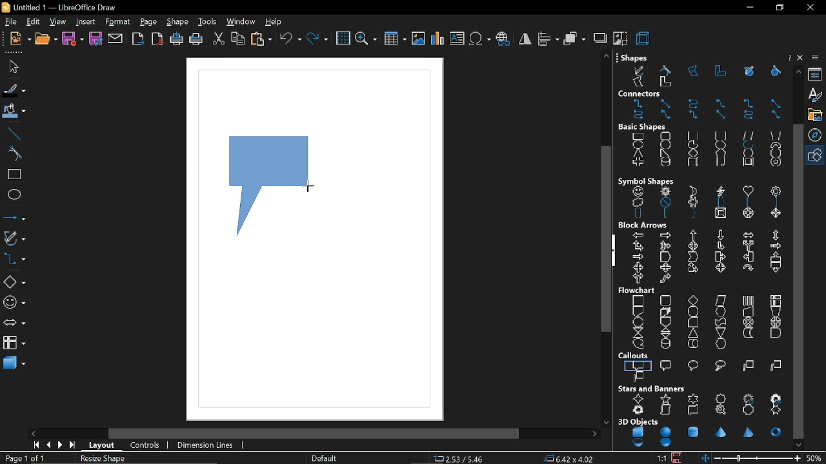 This screenshot has width=826, height=464. What do you see at coordinates (436, 39) in the screenshot?
I see `insert chart` at bounding box center [436, 39].